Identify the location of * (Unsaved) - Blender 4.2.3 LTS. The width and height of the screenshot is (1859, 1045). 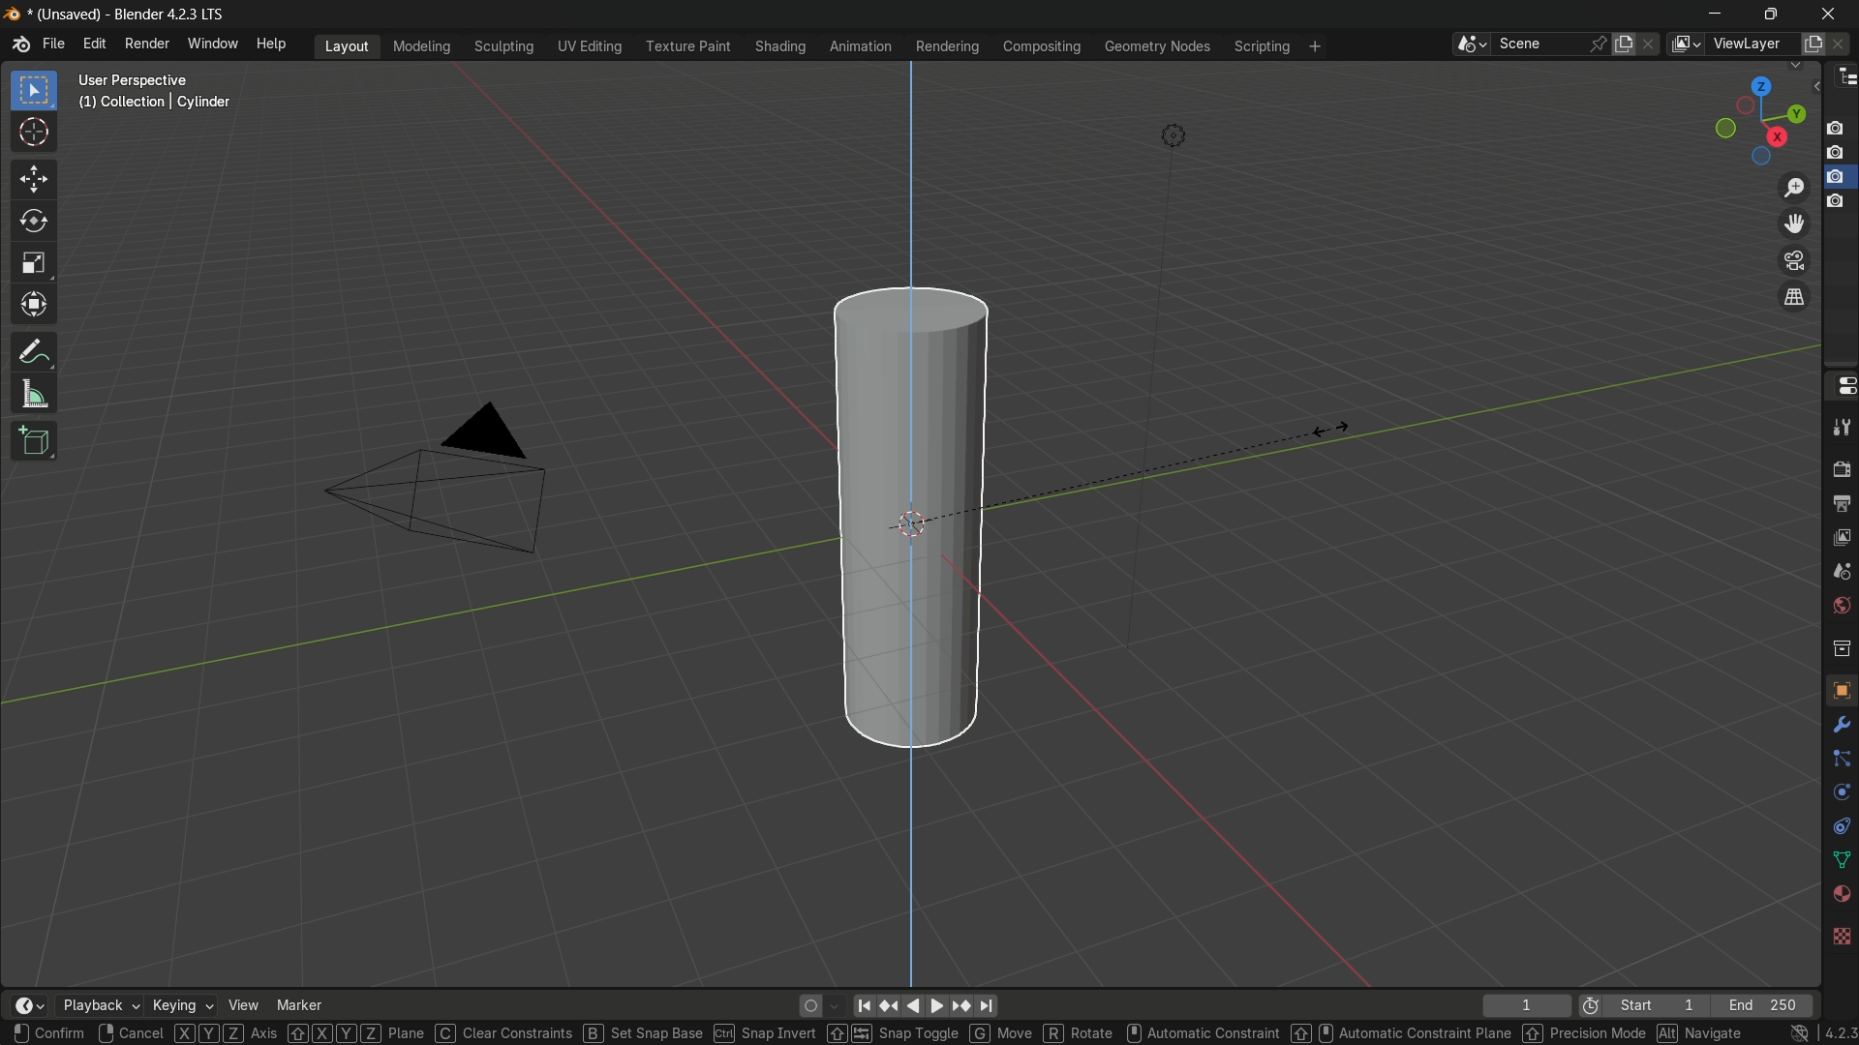
(132, 15).